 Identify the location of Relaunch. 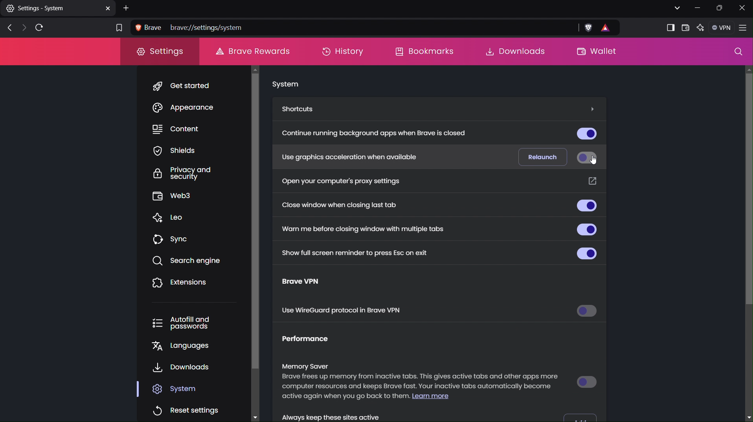
(540, 156).